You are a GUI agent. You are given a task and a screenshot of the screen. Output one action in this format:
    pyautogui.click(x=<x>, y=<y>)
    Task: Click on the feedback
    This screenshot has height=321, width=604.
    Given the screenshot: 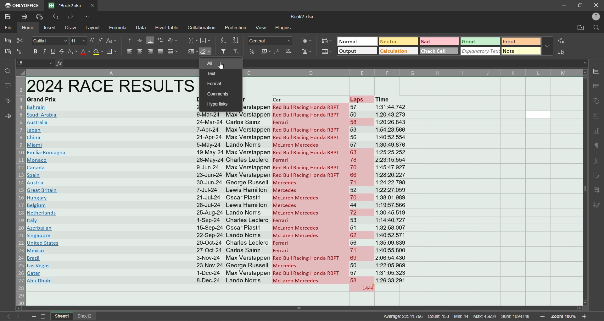 What is the action you would take?
    pyautogui.click(x=7, y=116)
    